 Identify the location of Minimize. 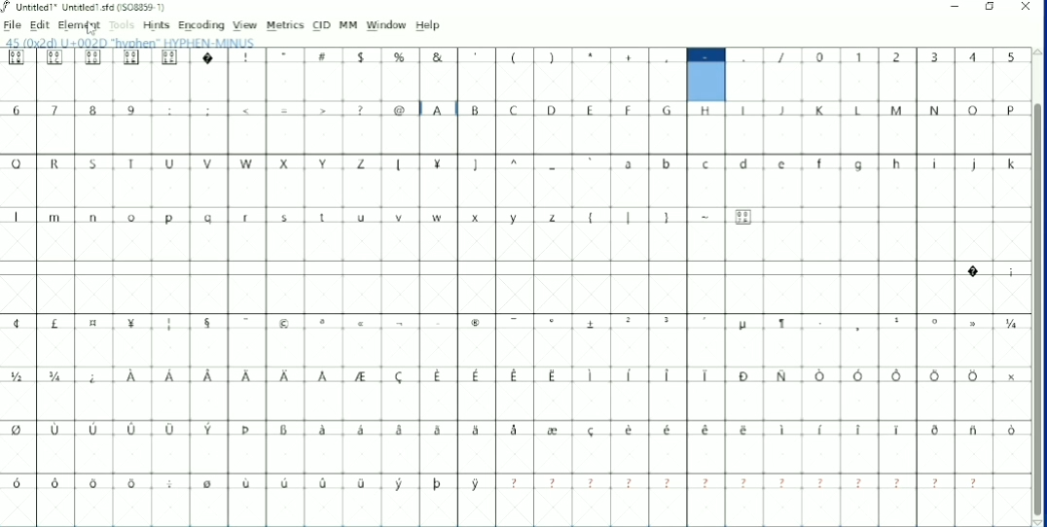
(957, 8).